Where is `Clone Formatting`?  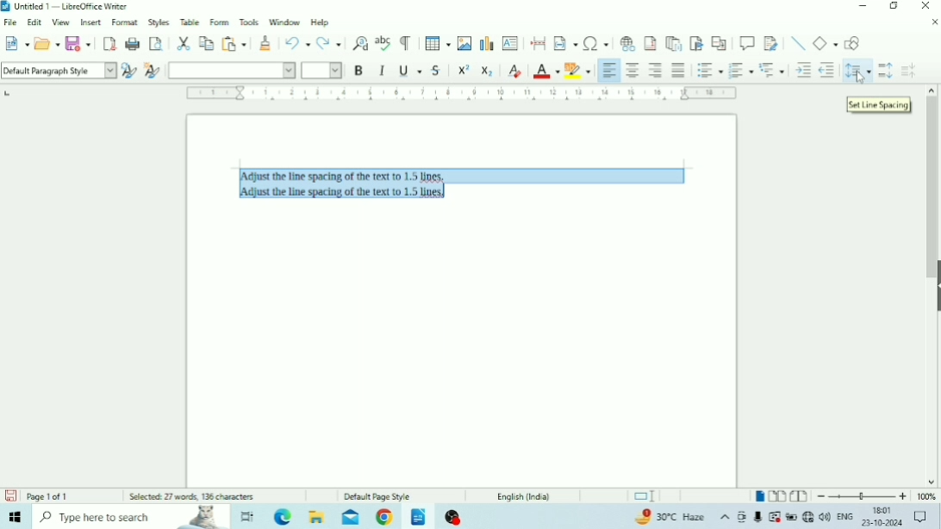
Clone Formatting is located at coordinates (265, 43).